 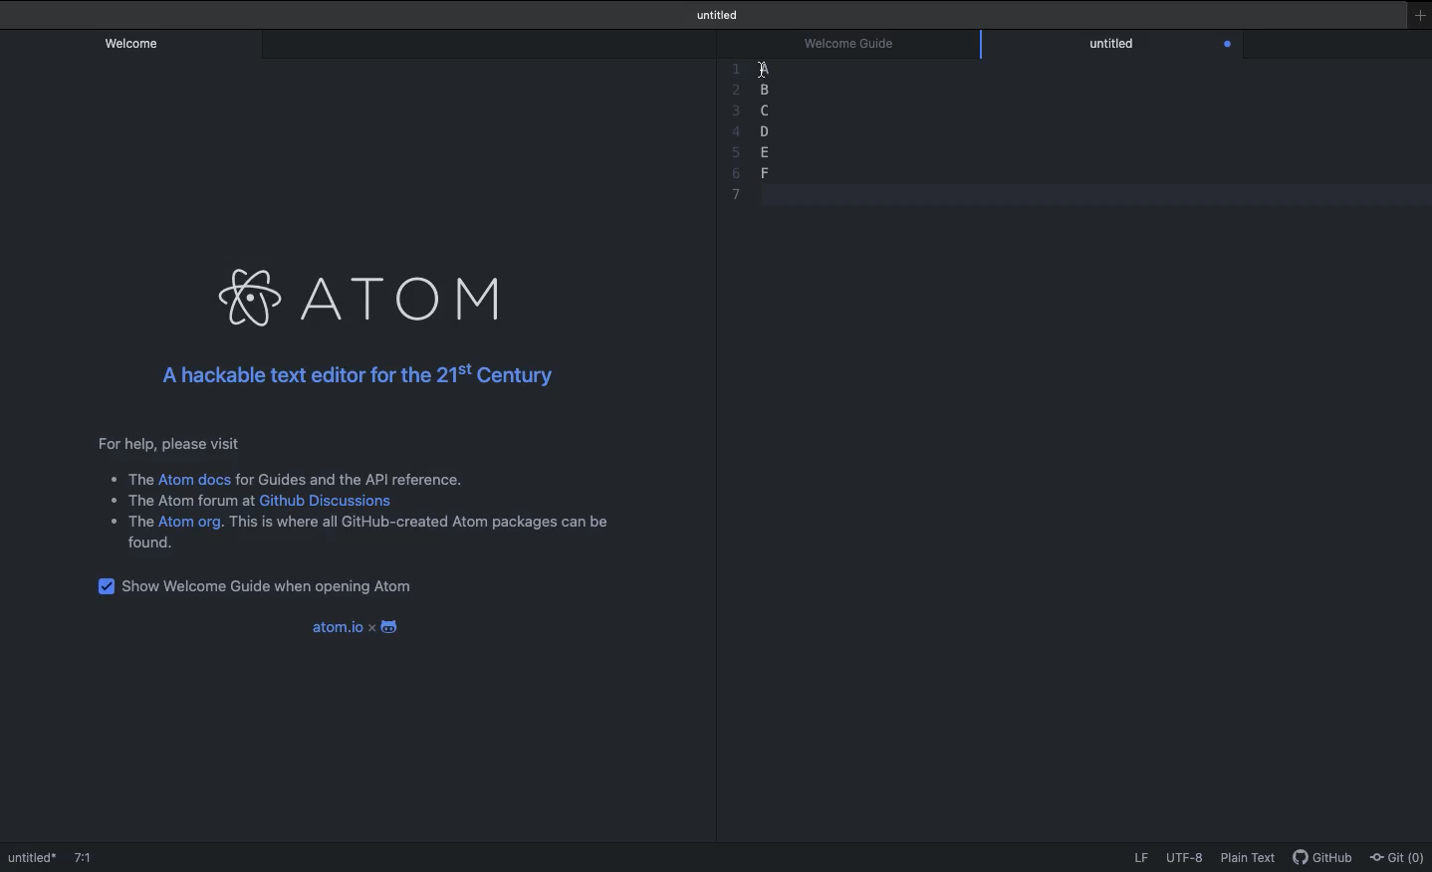 What do you see at coordinates (765, 88) in the screenshot?
I see `b` at bounding box center [765, 88].